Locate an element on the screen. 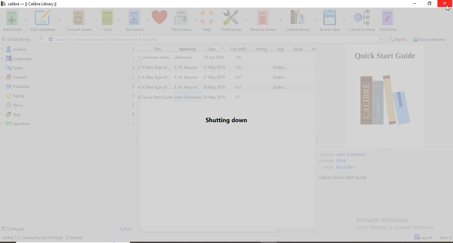 Image resolution: width=453 pixels, height=243 pixels. Quick Start Guide is located at coordinates (158, 97).